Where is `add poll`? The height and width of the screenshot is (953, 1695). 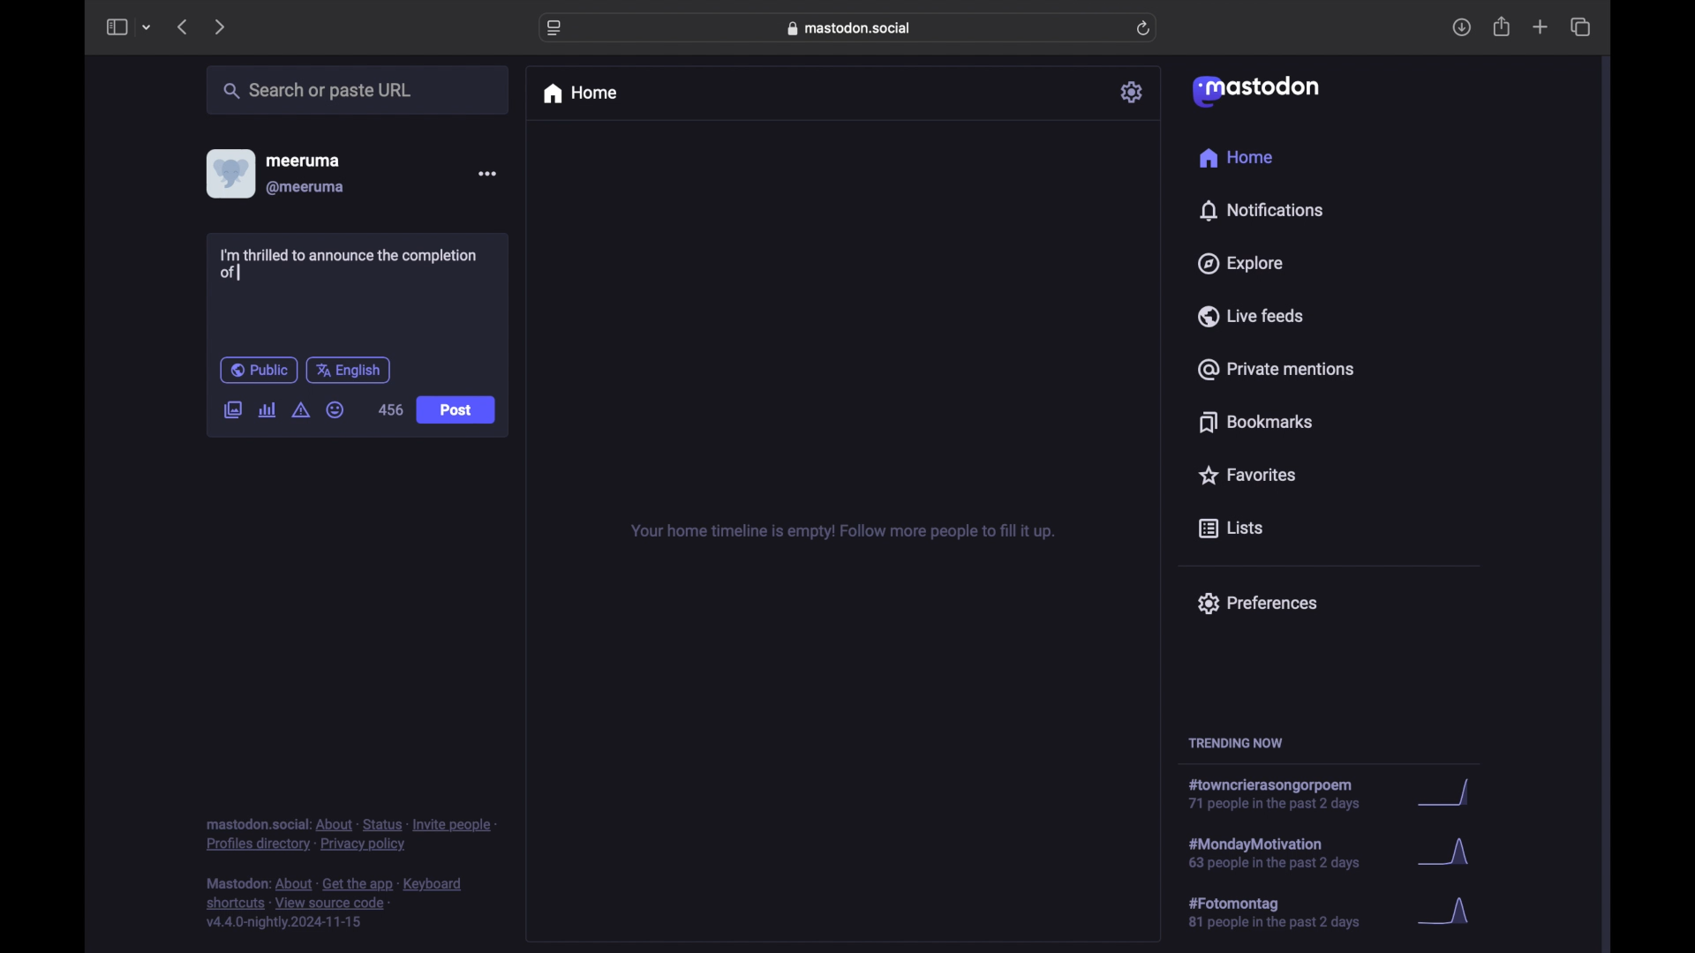 add poll is located at coordinates (268, 410).